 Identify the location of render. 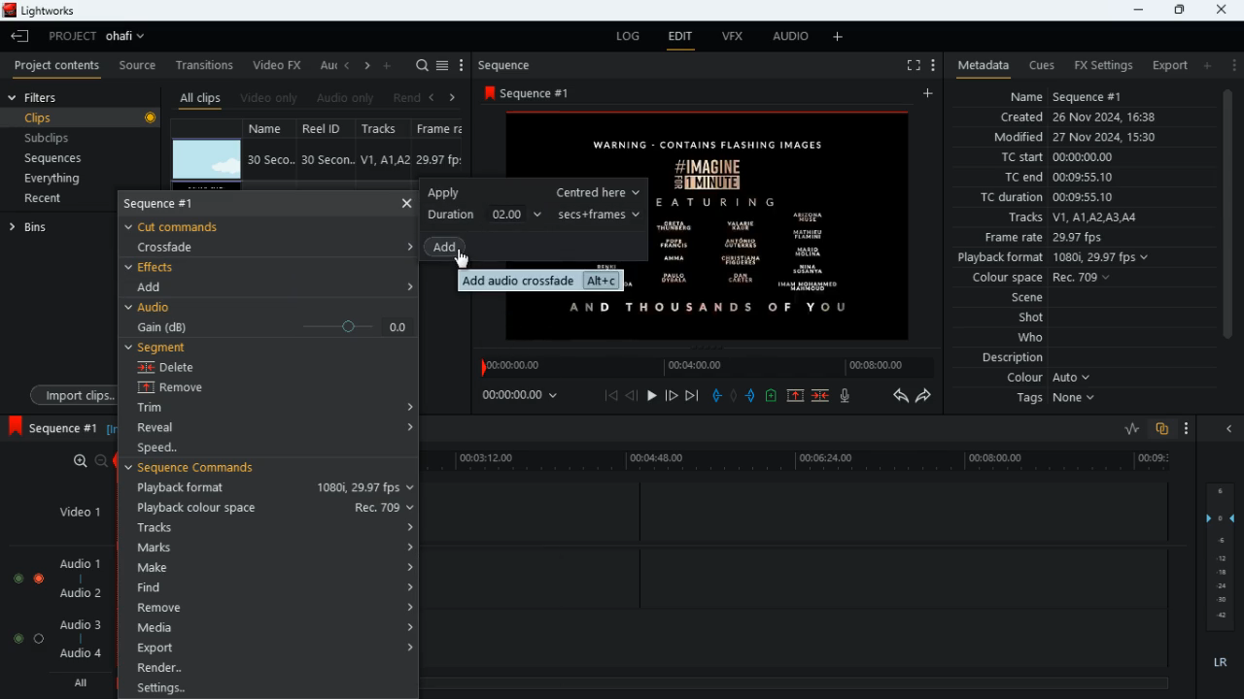
(273, 668).